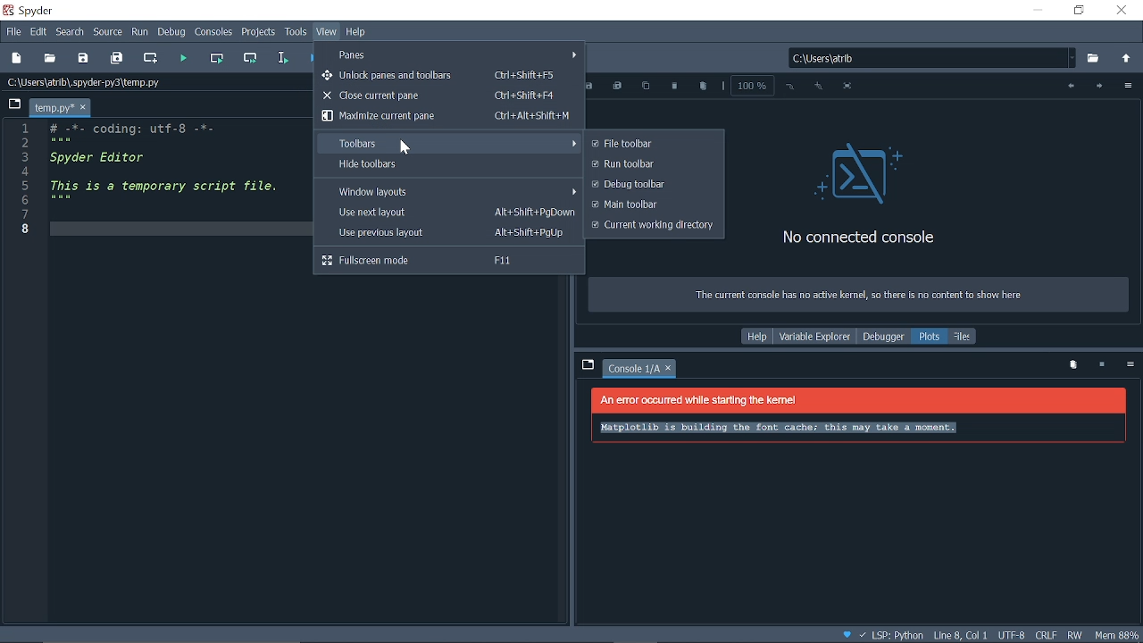 This screenshot has height=643, width=1143. I want to click on unlock panes and toolbars, so click(449, 75).